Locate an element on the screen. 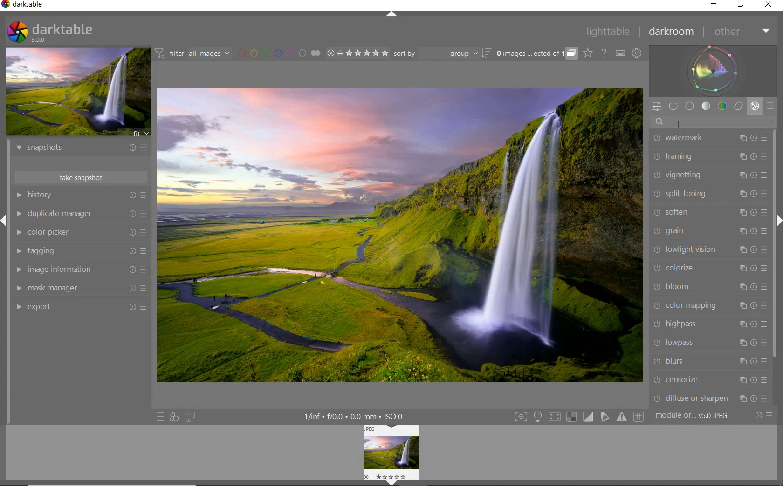  colorize is located at coordinates (708, 268).